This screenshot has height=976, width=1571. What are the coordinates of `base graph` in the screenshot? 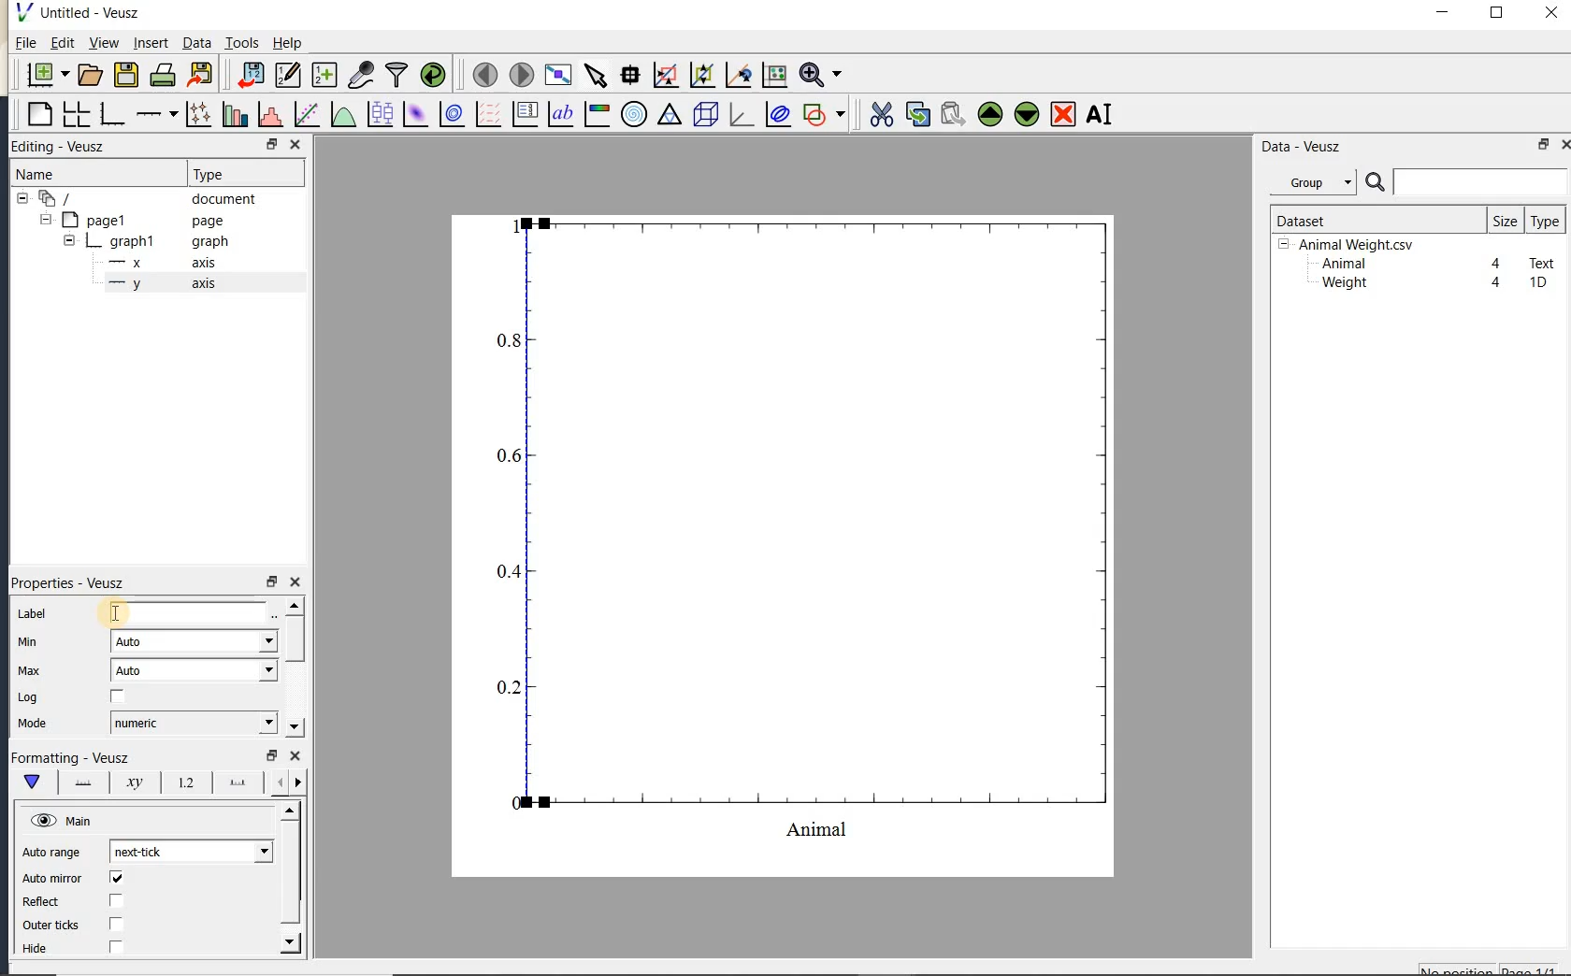 It's located at (110, 114).